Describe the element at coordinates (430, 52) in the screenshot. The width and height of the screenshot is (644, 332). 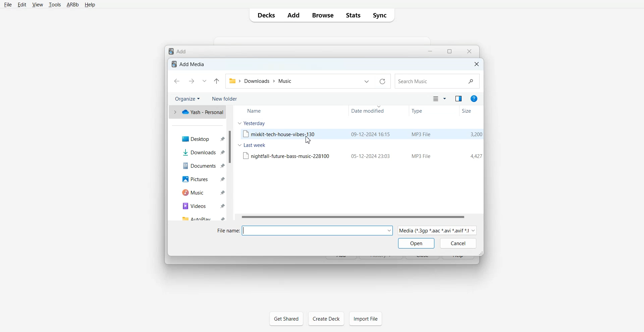
I see `Minimize` at that location.